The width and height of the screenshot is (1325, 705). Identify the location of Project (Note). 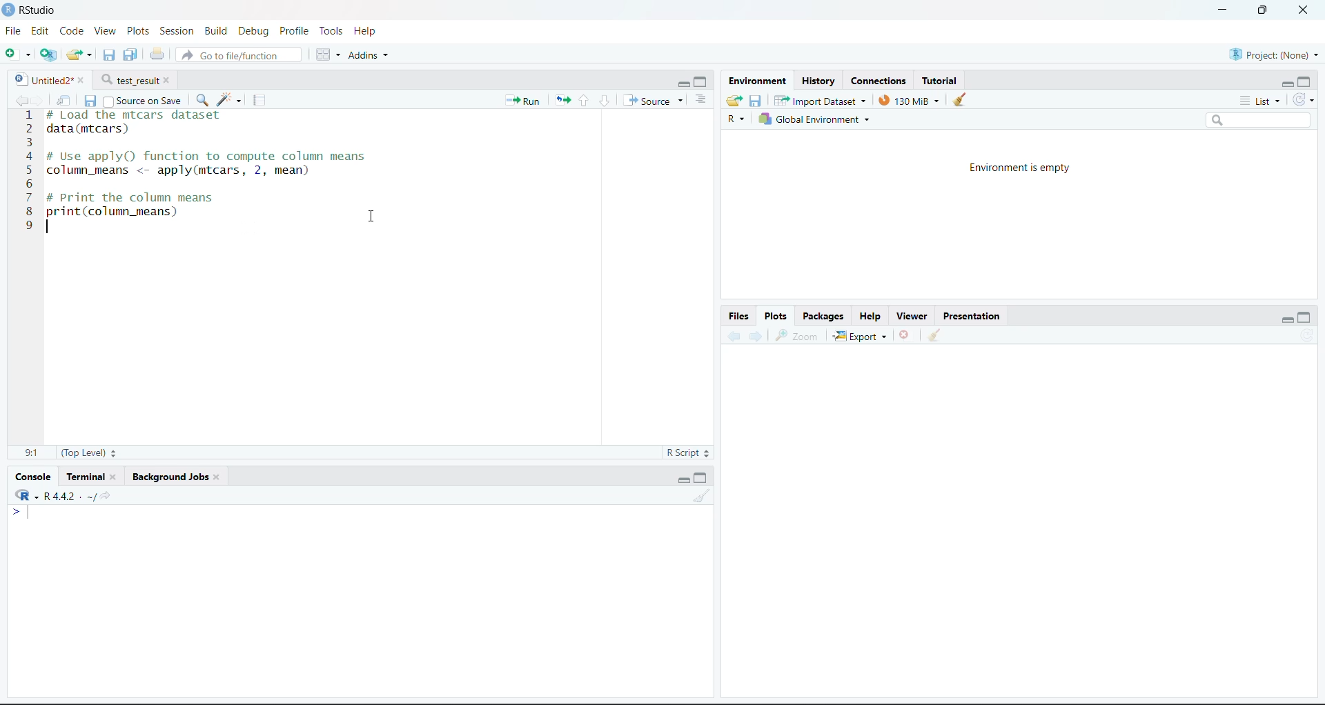
(1272, 54).